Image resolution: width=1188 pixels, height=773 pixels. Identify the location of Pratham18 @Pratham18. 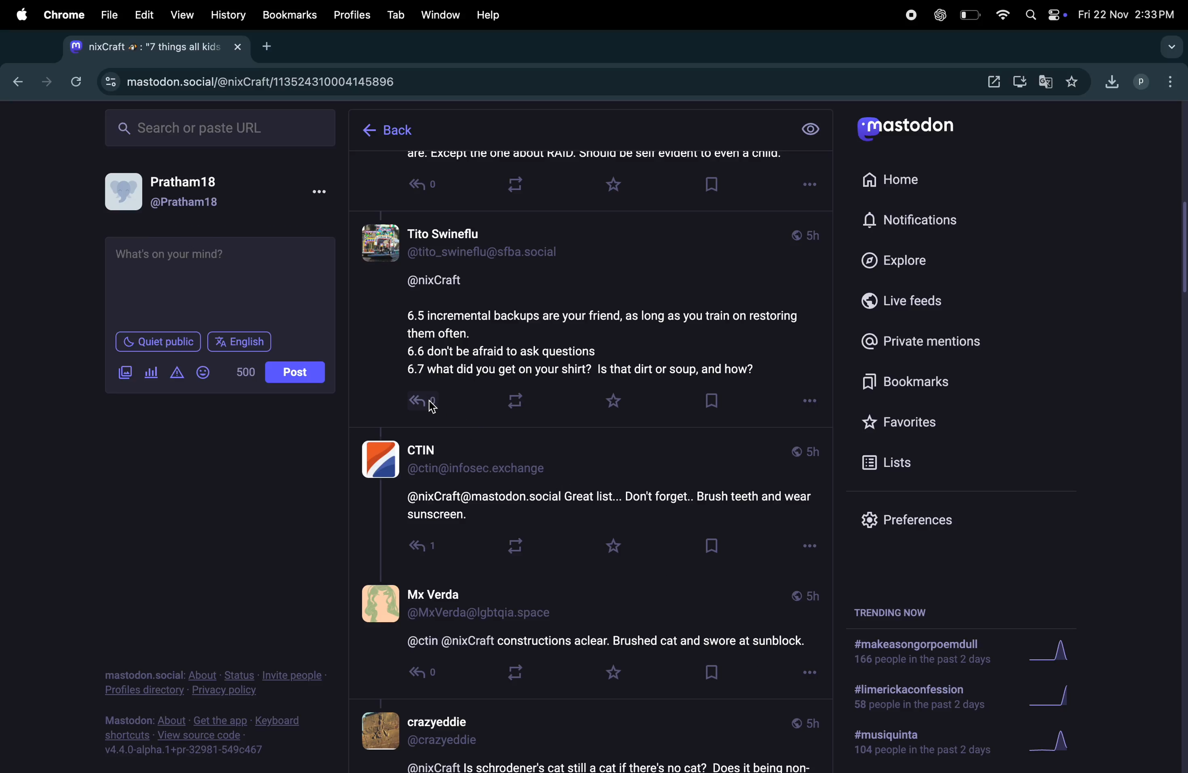
(219, 194).